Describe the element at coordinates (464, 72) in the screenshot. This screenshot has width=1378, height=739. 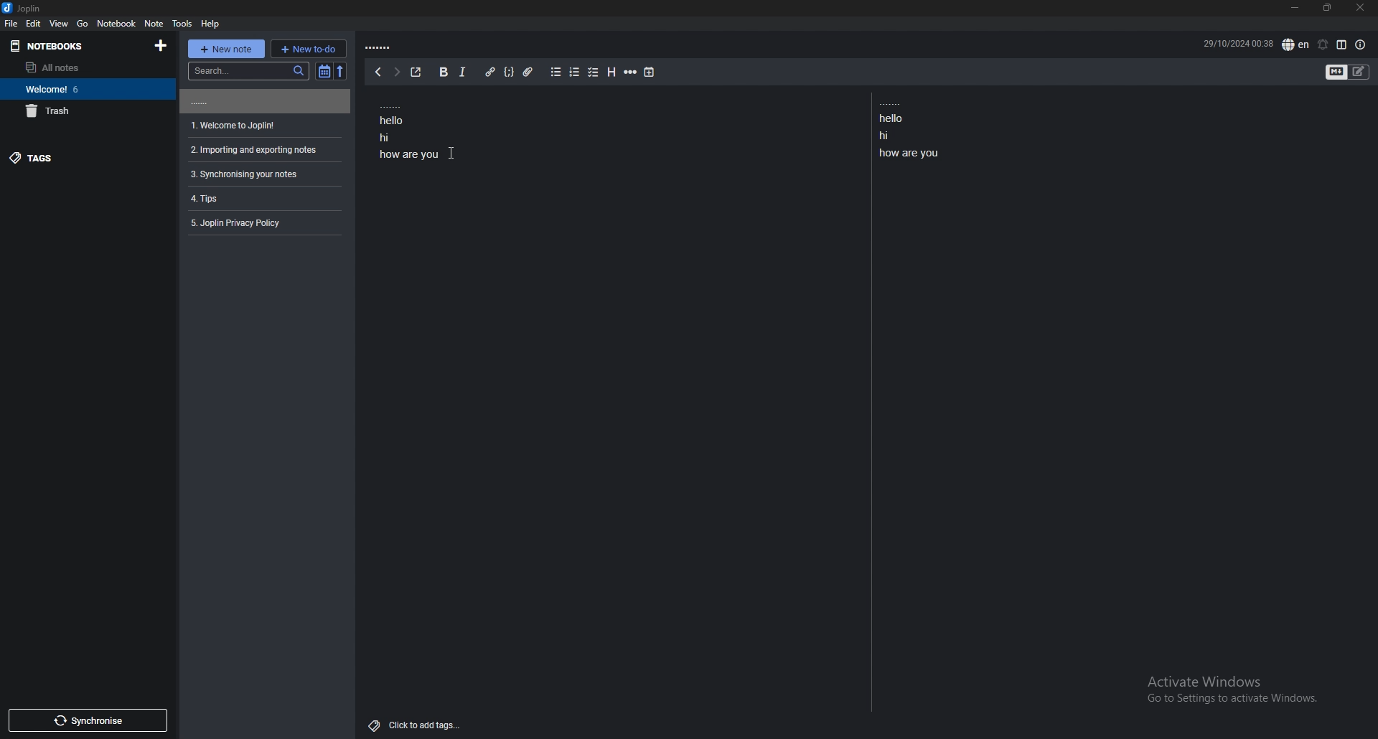
I see `italic` at that location.